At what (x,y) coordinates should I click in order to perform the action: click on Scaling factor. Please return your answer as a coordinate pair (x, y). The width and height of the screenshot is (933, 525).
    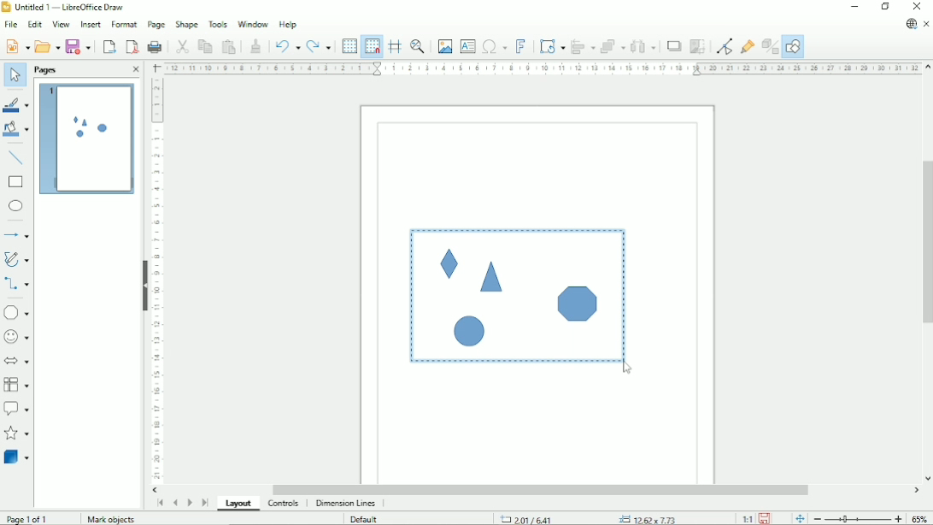
    Looking at the image, I should click on (747, 518).